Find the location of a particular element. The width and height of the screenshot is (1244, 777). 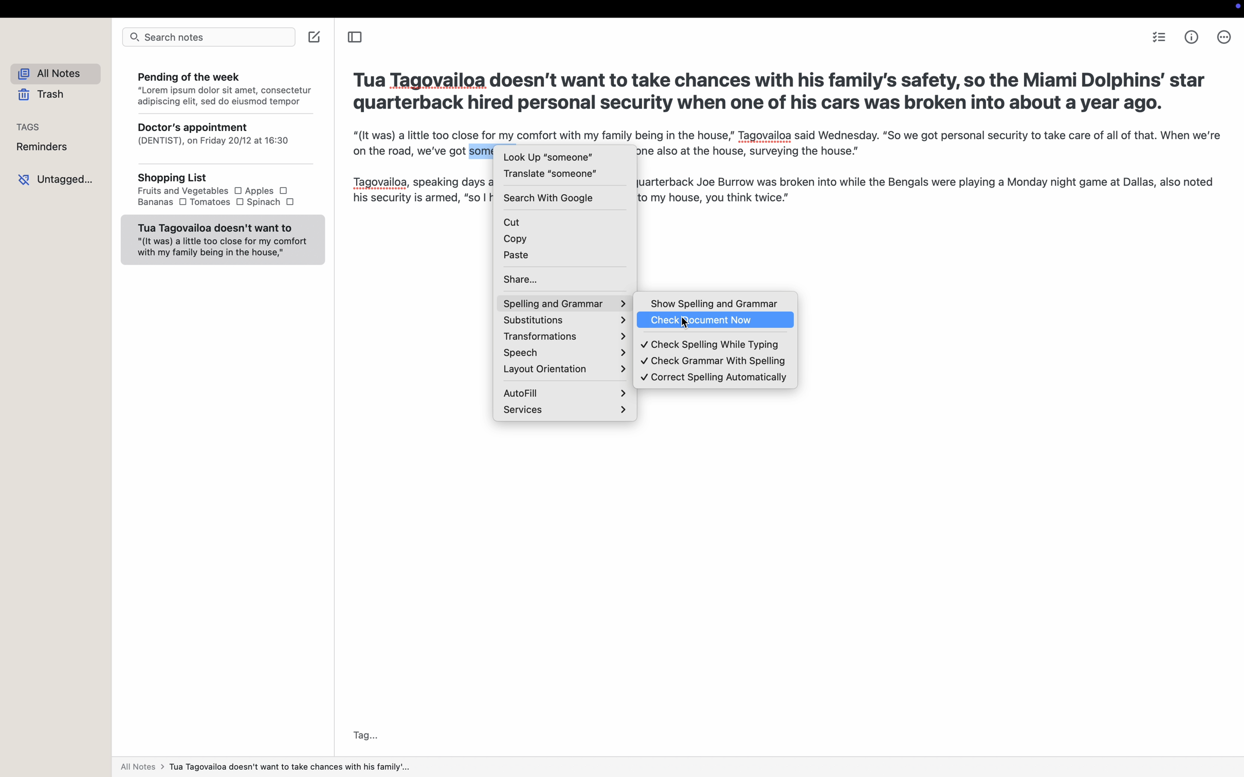

Tua Tagovailoa doesn’t want to take chances with his family's safety, so the Miami Dolphins’ star
quarterback hired personal security when one of his cars was broken into about a year ago. is located at coordinates (781, 89).